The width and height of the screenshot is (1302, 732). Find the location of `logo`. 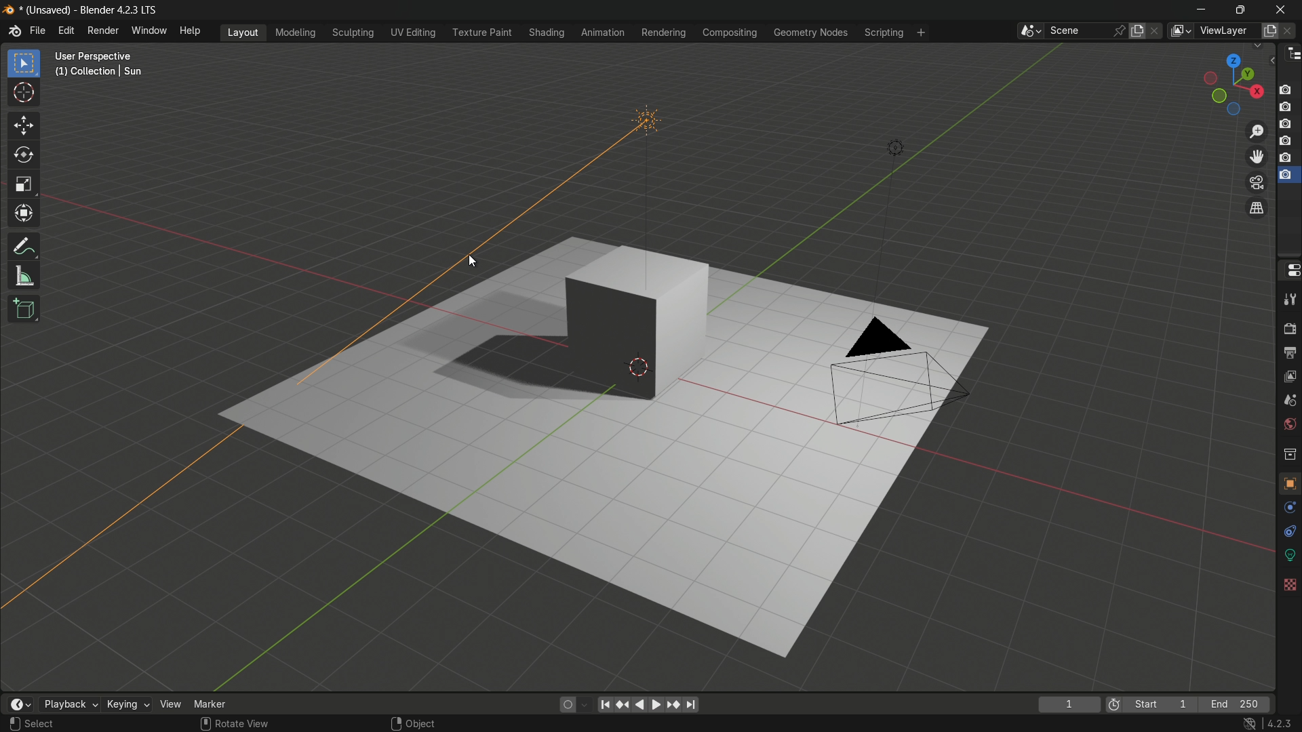

logo is located at coordinates (8, 10).